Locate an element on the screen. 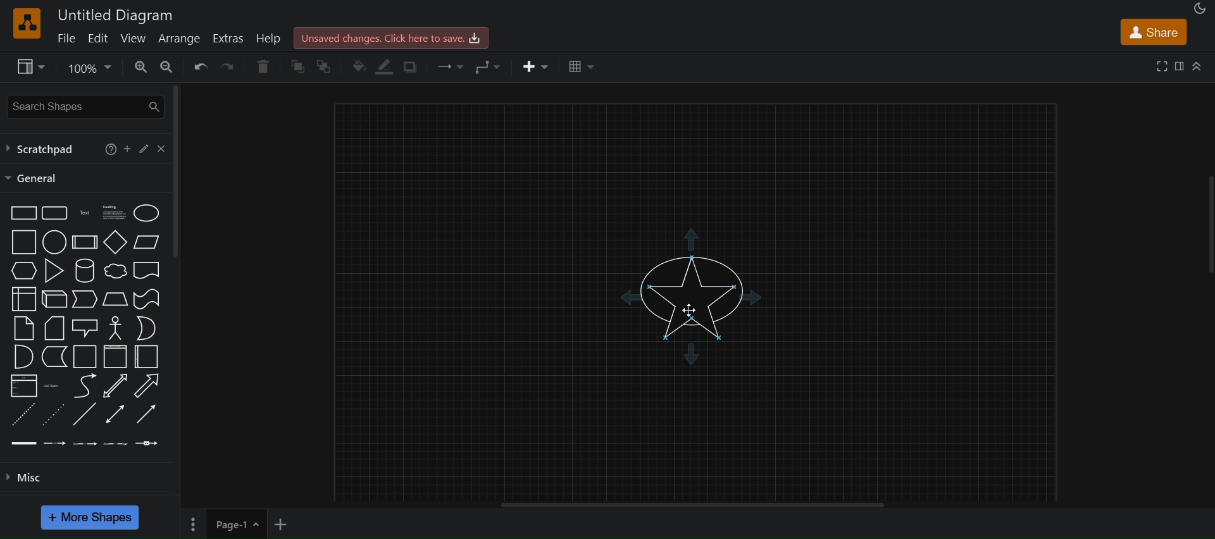 This screenshot has height=539, width=1215. appearance is located at coordinates (1200, 8).